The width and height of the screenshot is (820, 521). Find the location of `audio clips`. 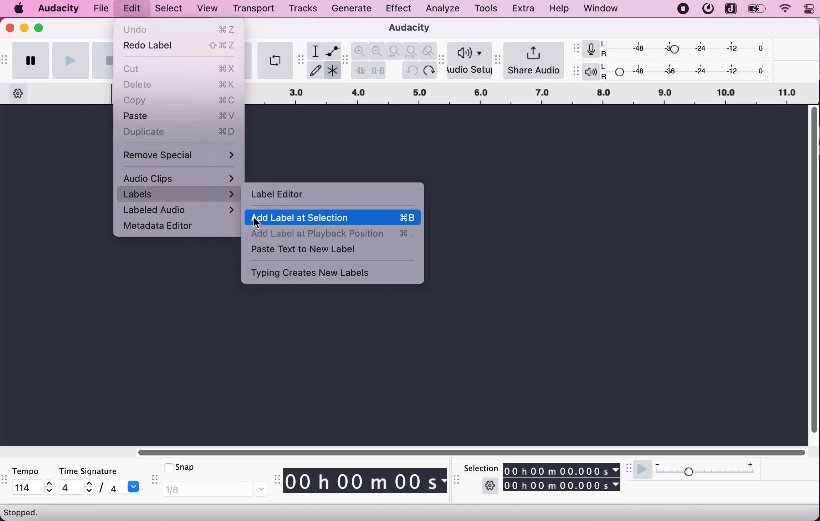

audio clips is located at coordinates (180, 177).